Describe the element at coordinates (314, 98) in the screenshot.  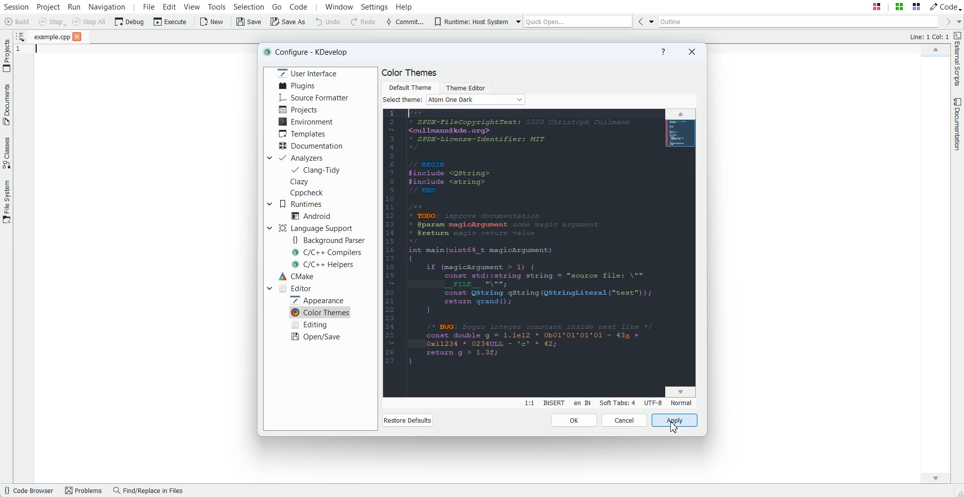
I see `Source Formatter` at that location.